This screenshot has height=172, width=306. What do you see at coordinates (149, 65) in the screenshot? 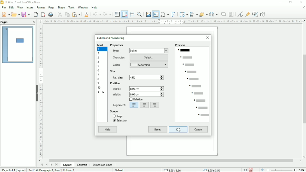
I see `Automatic` at bounding box center [149, 65].